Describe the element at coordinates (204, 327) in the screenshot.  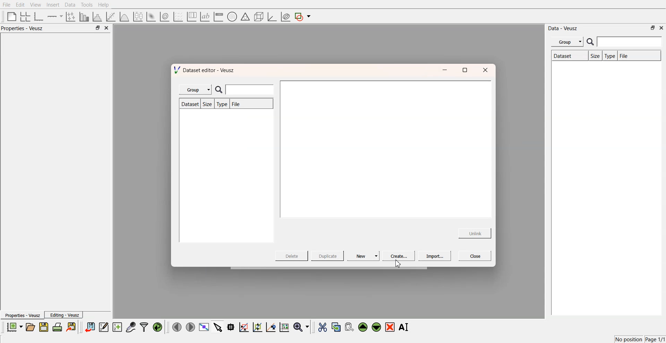
I see `view plot full screen` at that location.